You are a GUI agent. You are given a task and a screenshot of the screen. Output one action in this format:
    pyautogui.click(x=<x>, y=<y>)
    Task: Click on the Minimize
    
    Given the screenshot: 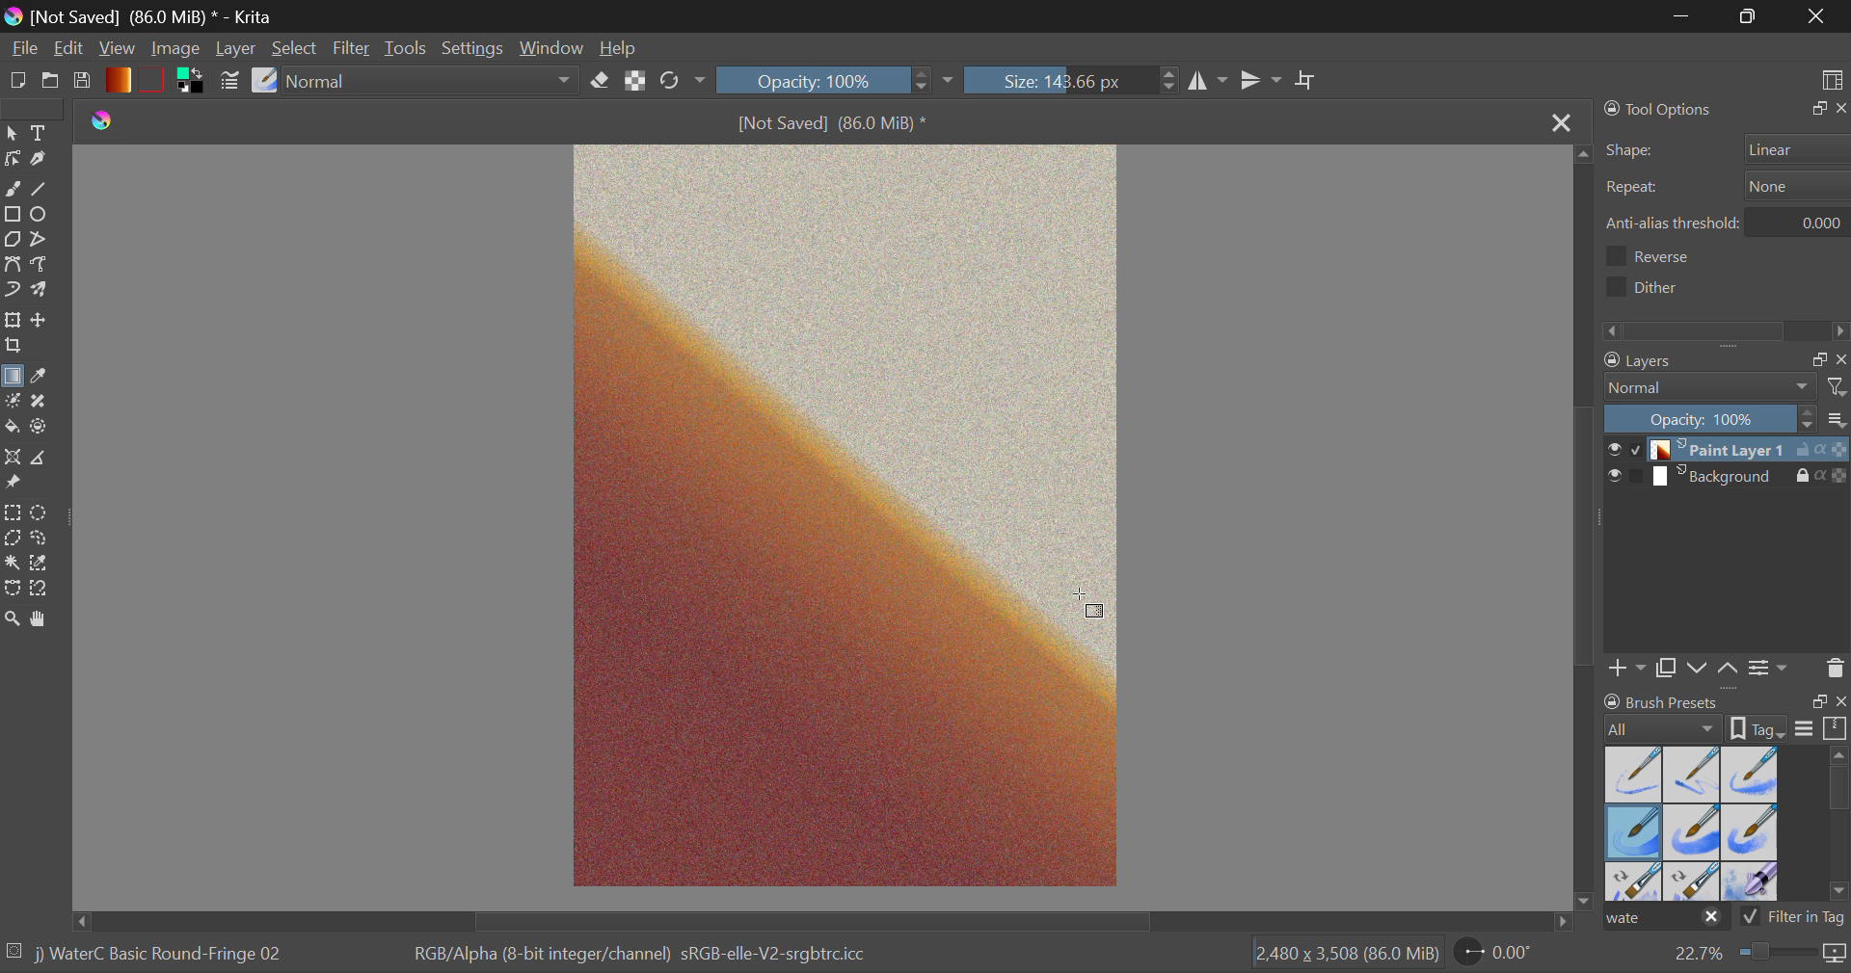 What is the action you would take?
    pyautogui.click(x=1748, y=16)
    